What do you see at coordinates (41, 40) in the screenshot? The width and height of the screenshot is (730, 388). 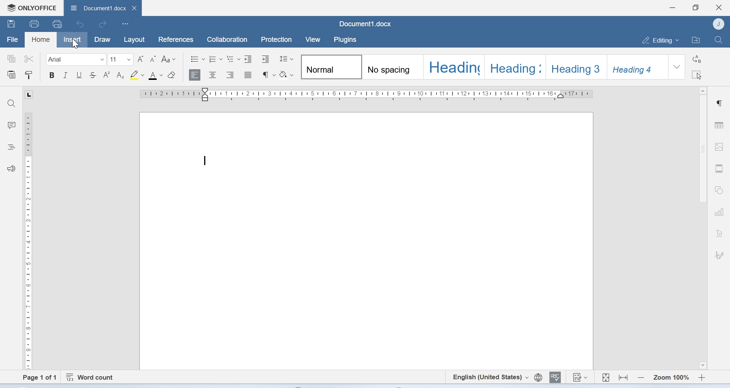 I see `Home` at bounding box center [41, 40].